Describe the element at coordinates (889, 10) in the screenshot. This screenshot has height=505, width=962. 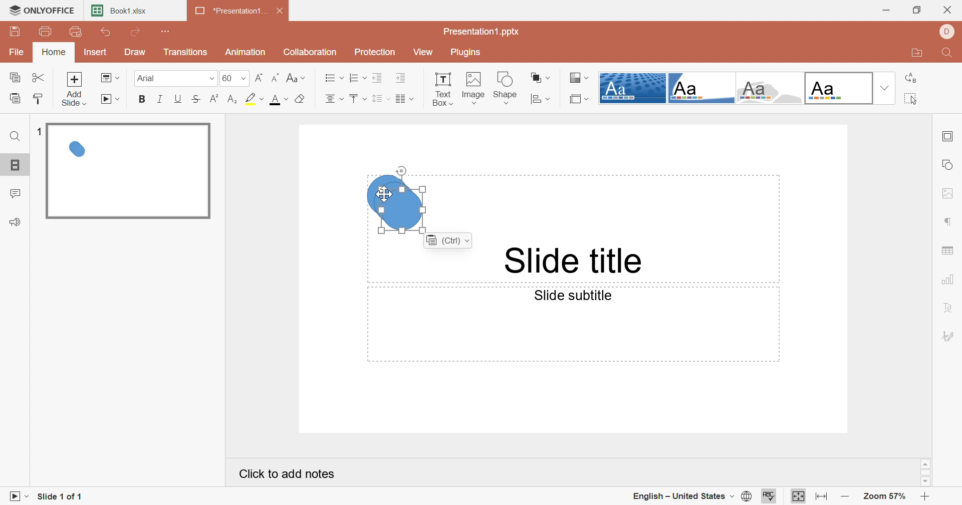
I see `Minimize` at that location.